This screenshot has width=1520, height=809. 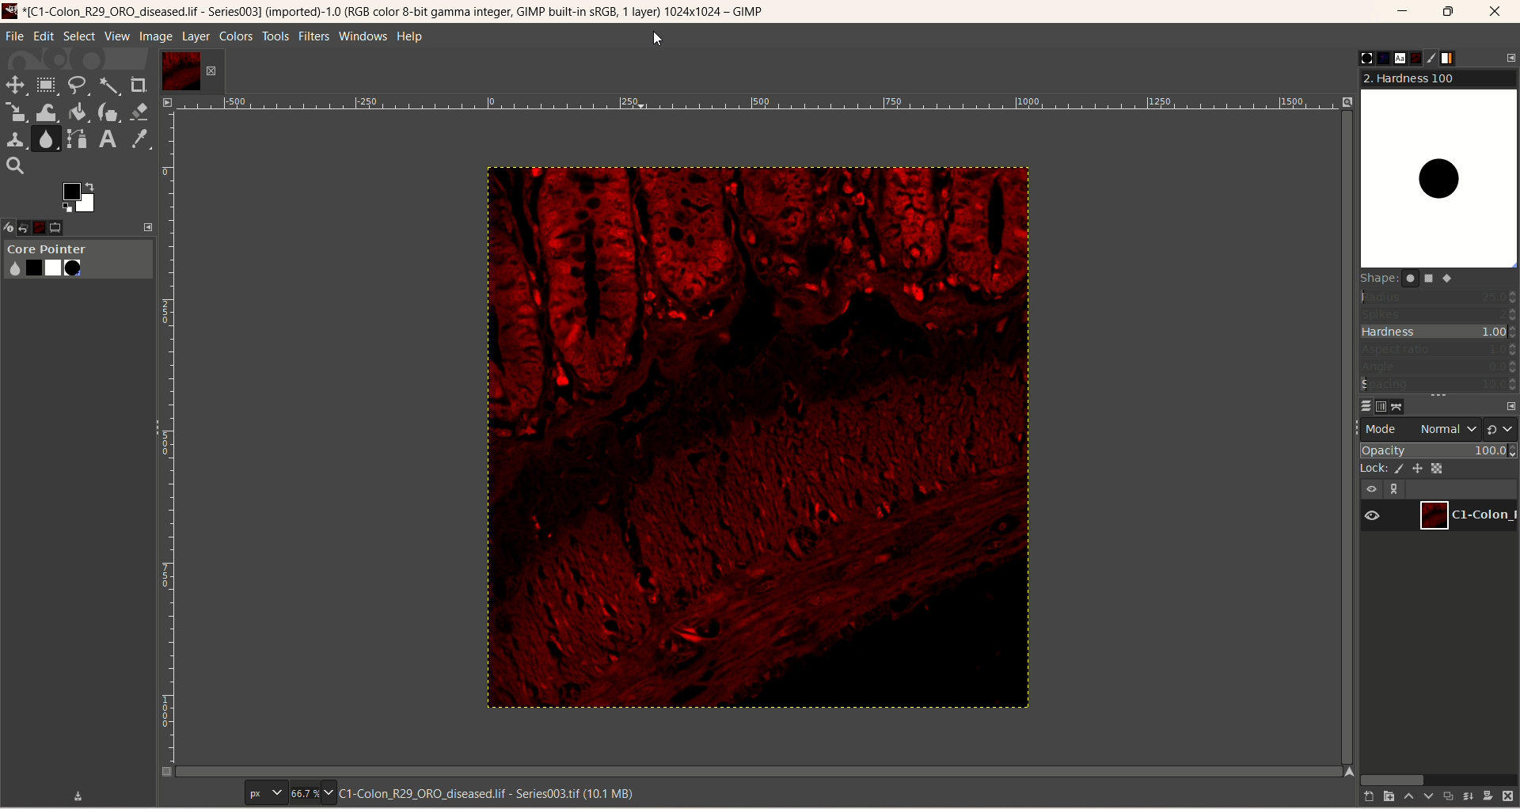 What do you see at coordinates (108, 88) in the screenshot?
I see `fuzzy select` at bounding box center [108, 88].